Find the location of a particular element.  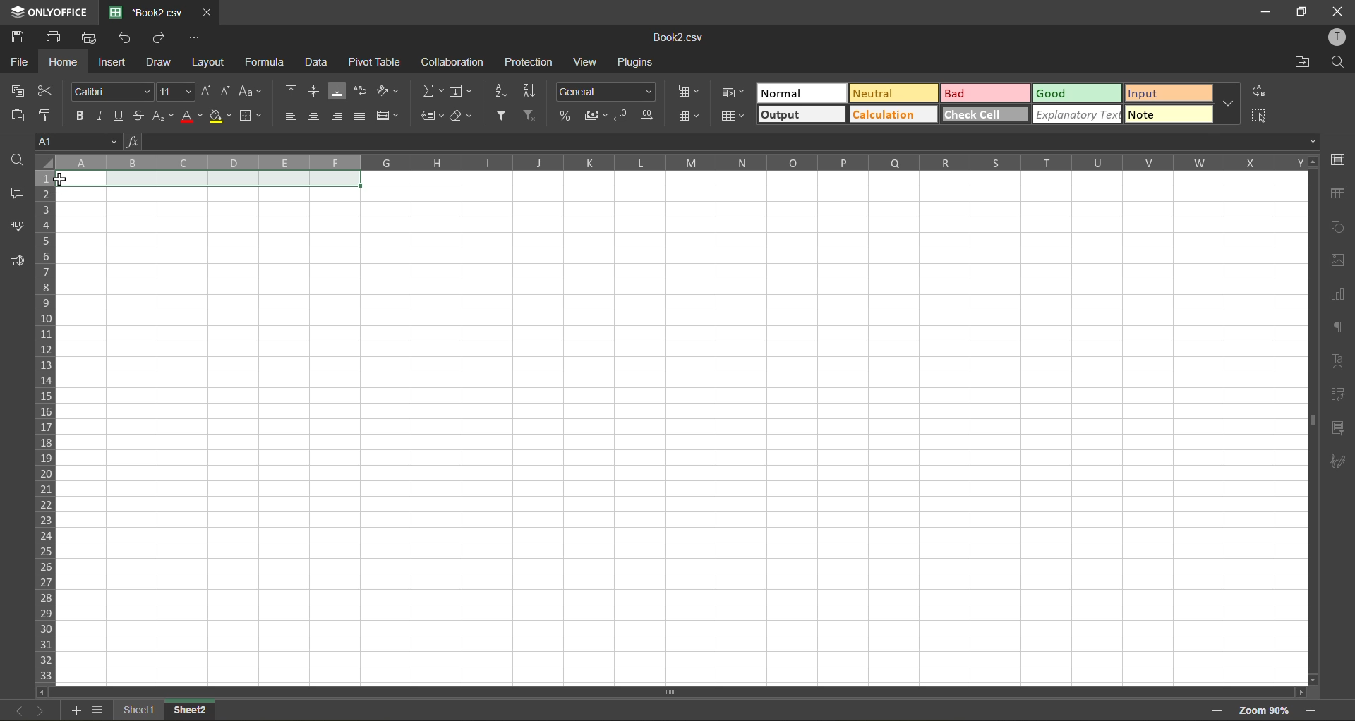

conditional formatting is located at coordinates (730, 94).